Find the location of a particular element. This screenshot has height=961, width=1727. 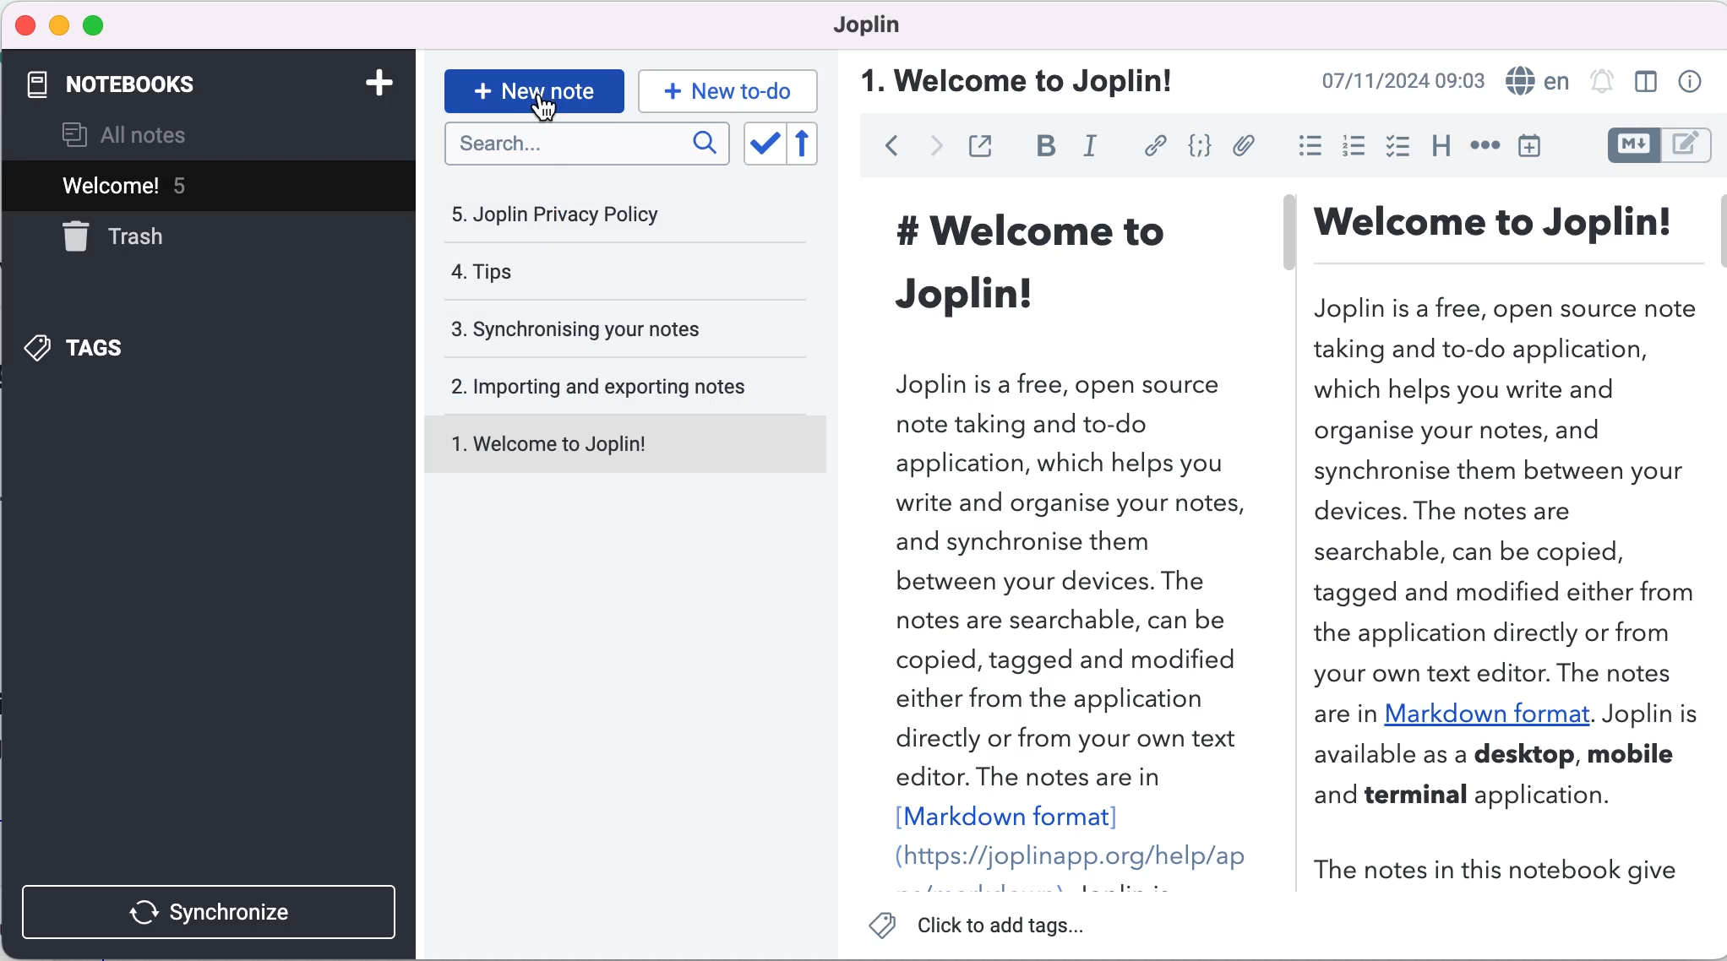

vertical slider is located at coordinates (1288, 252).